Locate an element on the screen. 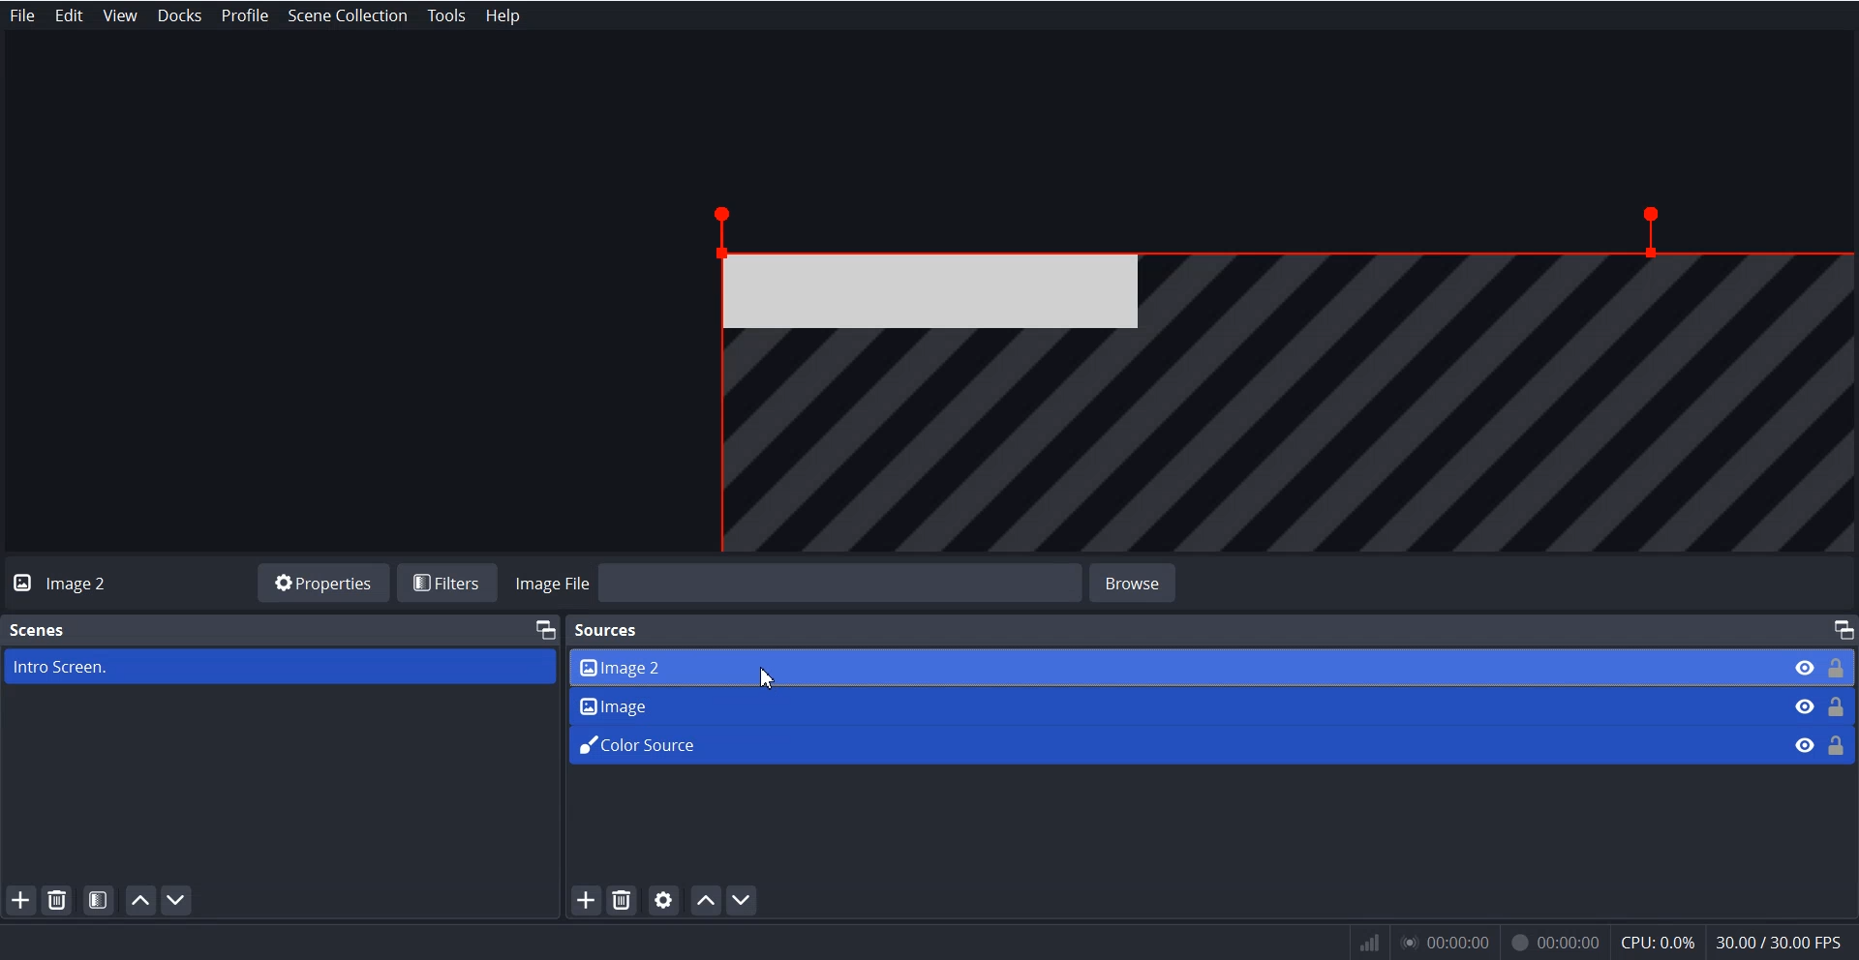 The height and width of the screenshot is (960, 1859). browse is located at coordinates (1136, 582).